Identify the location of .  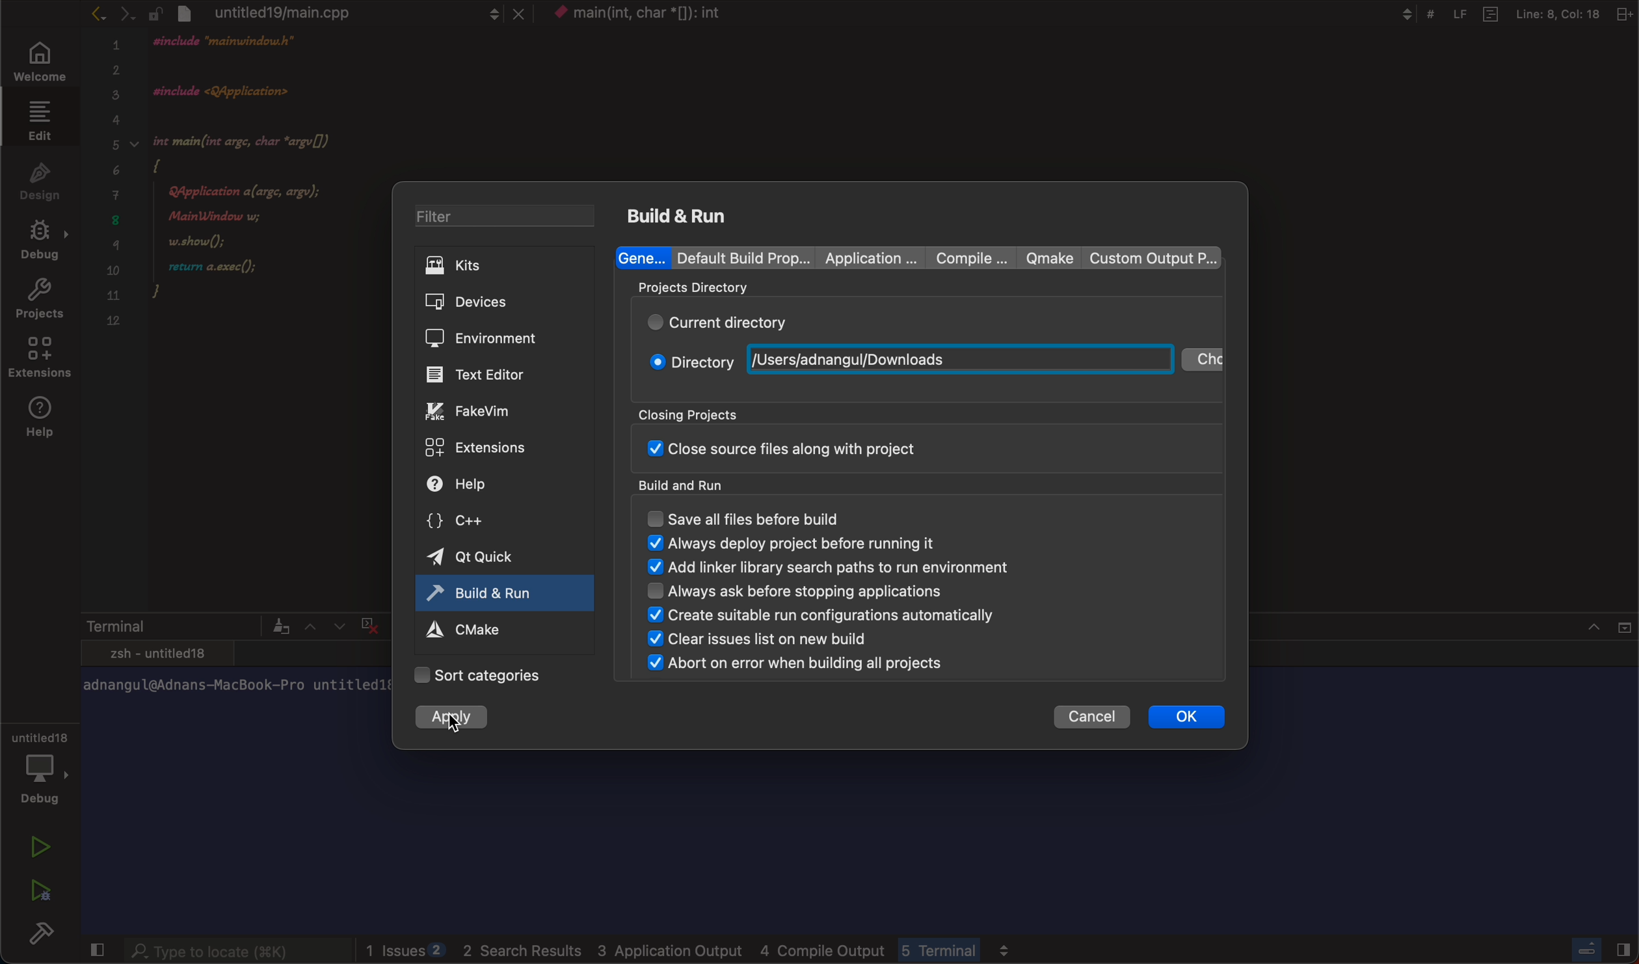
(1506, 12).